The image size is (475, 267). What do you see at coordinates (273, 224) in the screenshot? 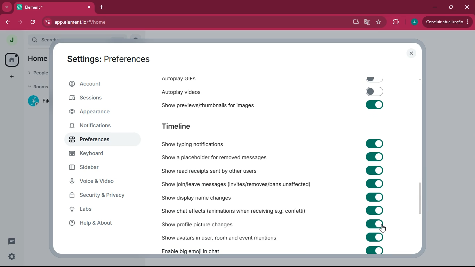
I see `Show profile picture changes ` at bounding box center [273, 224].